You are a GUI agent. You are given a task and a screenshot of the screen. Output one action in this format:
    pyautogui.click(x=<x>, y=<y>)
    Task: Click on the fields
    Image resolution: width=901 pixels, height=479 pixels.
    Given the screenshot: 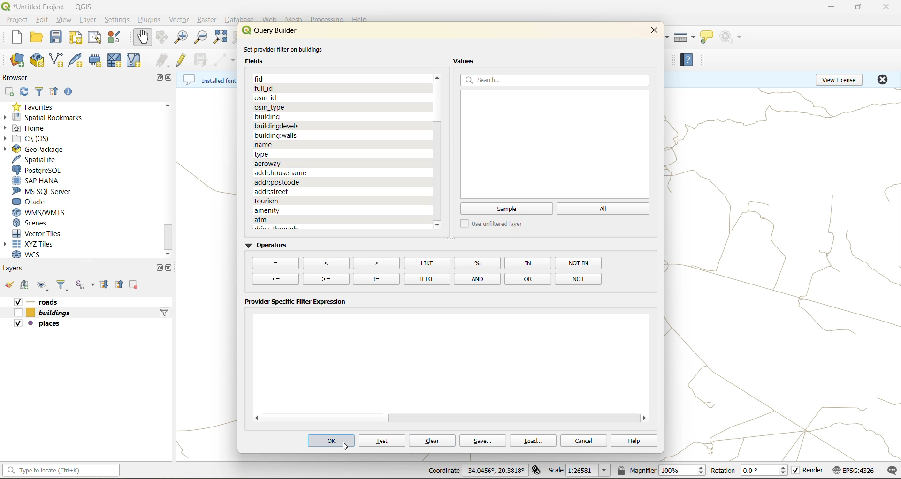 What is the action you would take?
    pyautogui.click(x=285, y=182)
    